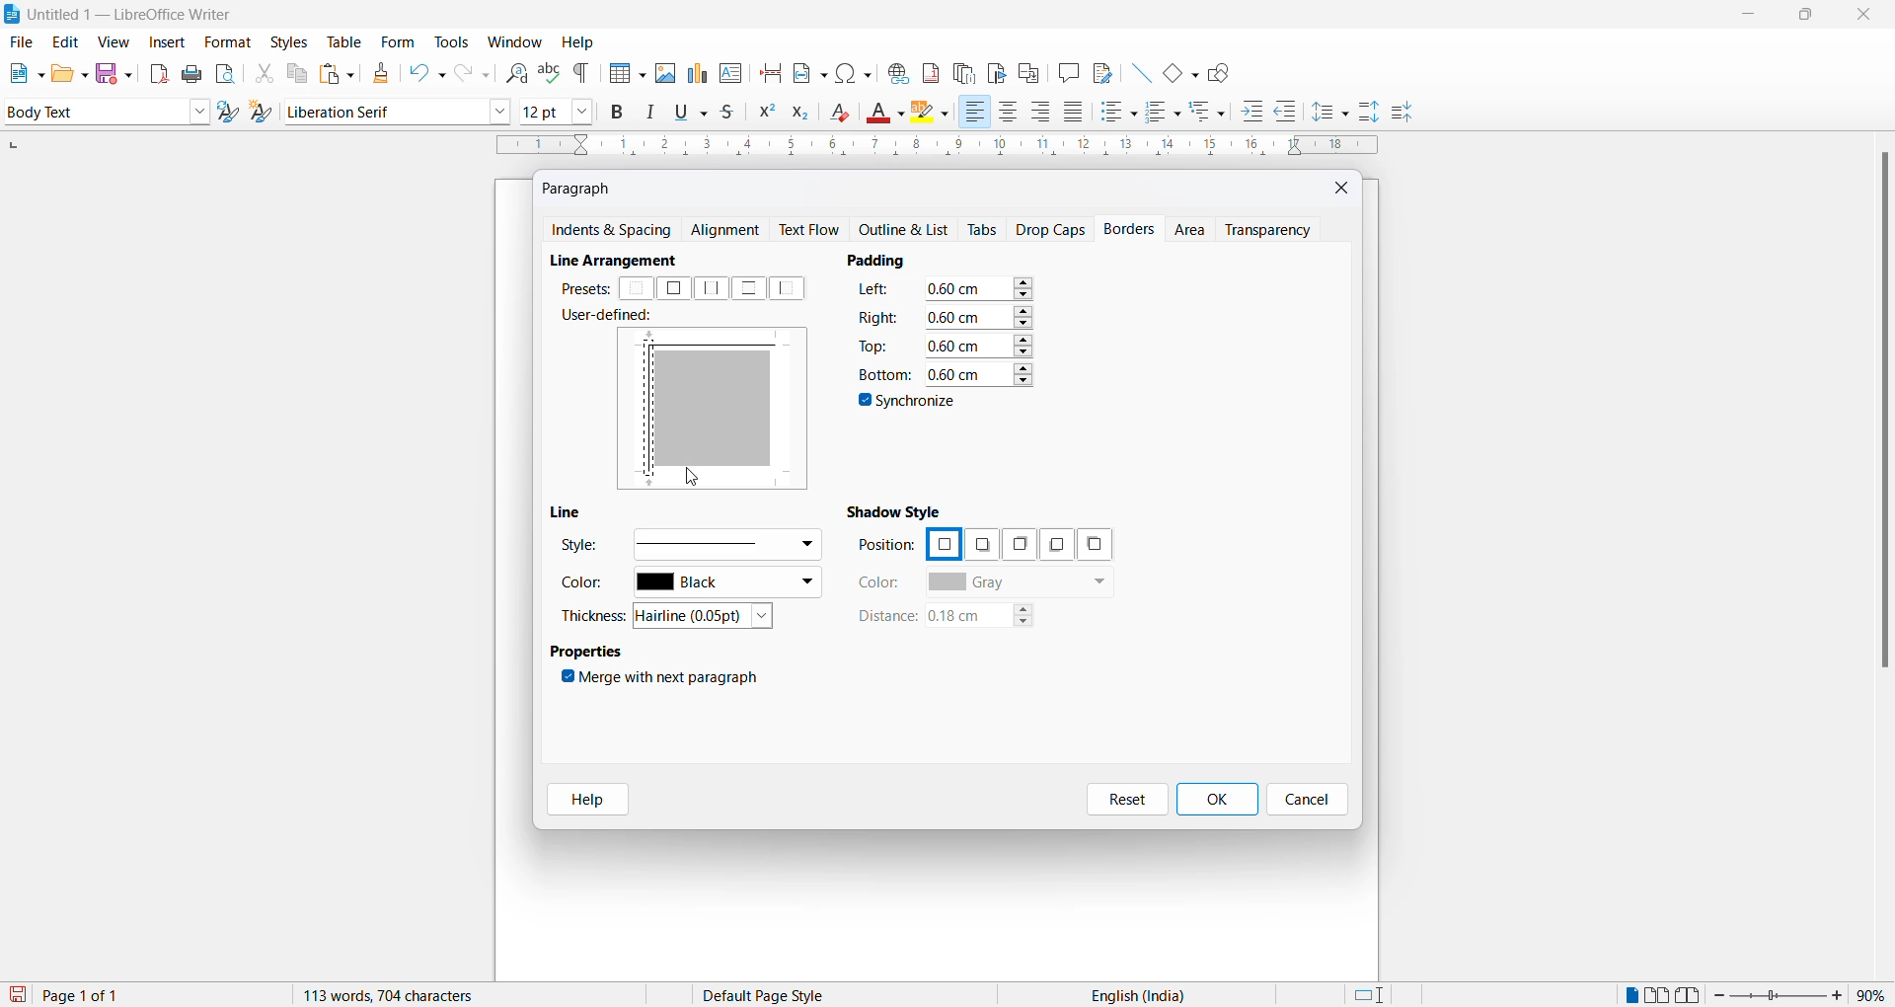  Describe the element at coordinates (884, 260) in the screenshot. I see `padding` at that location.